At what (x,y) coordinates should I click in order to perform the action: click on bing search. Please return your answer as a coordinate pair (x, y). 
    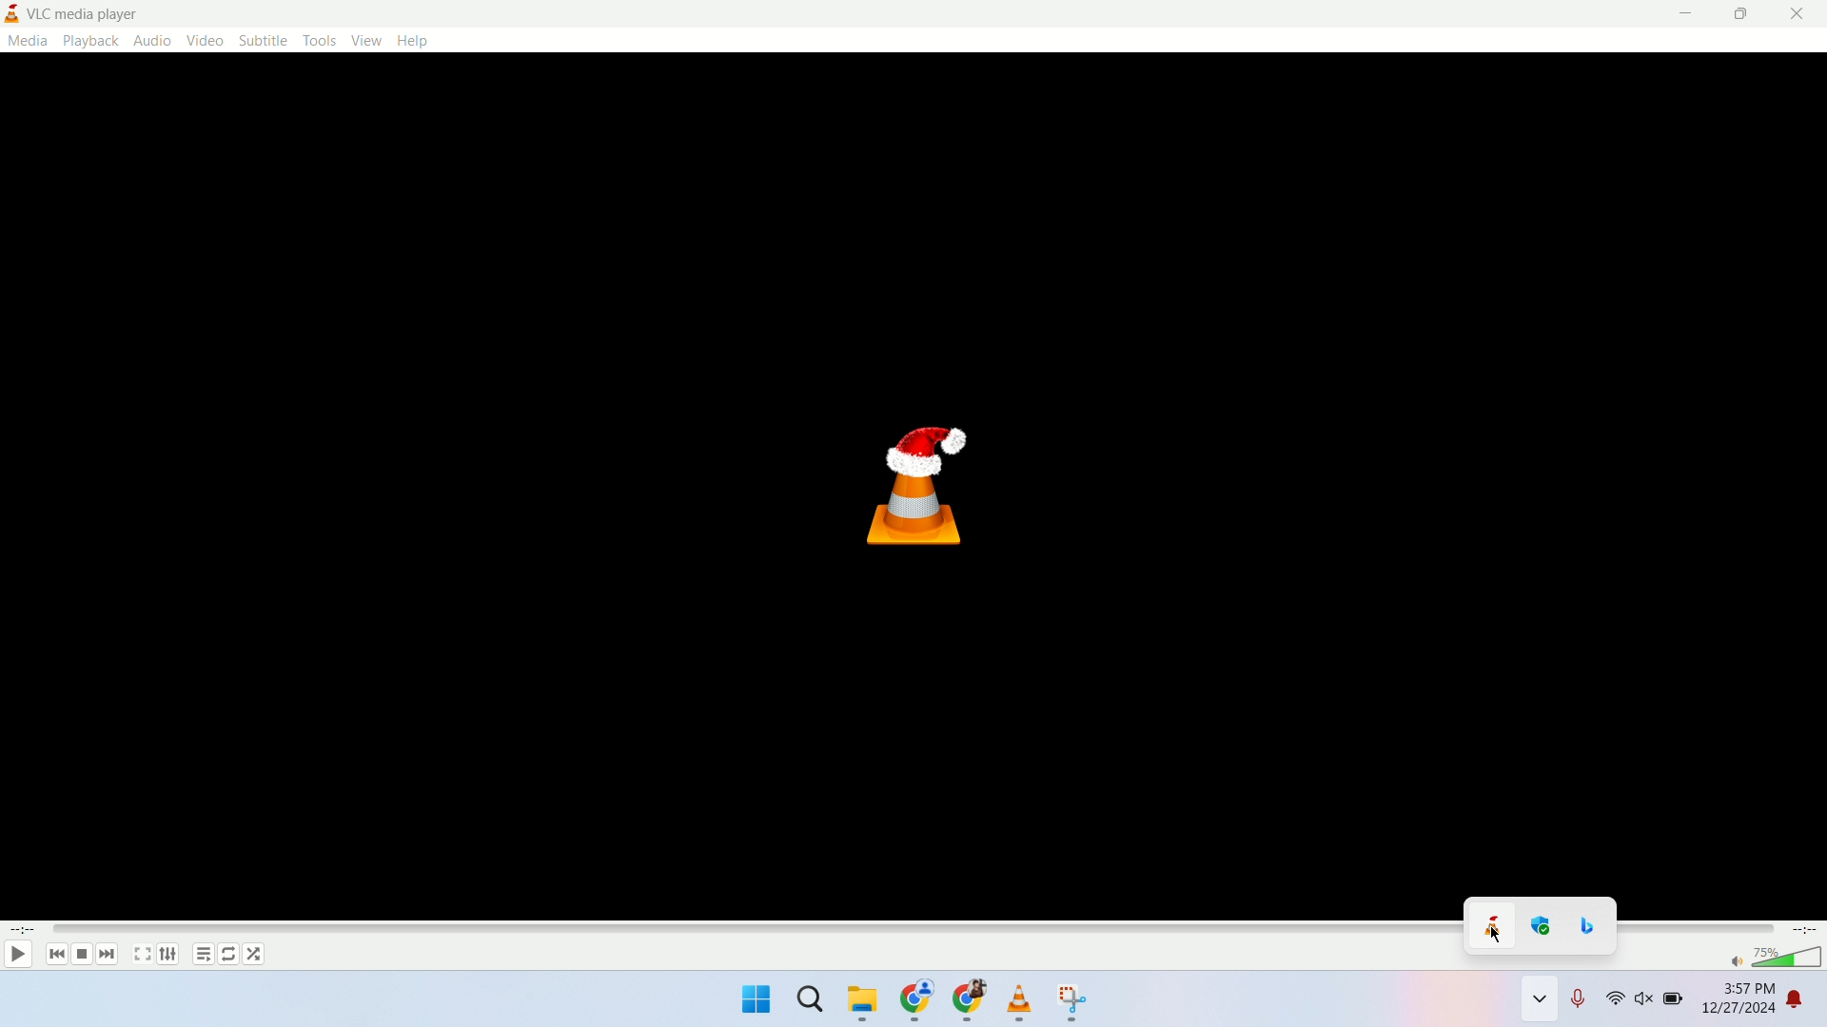
    Looking at the image, I should click on (1591, 925).